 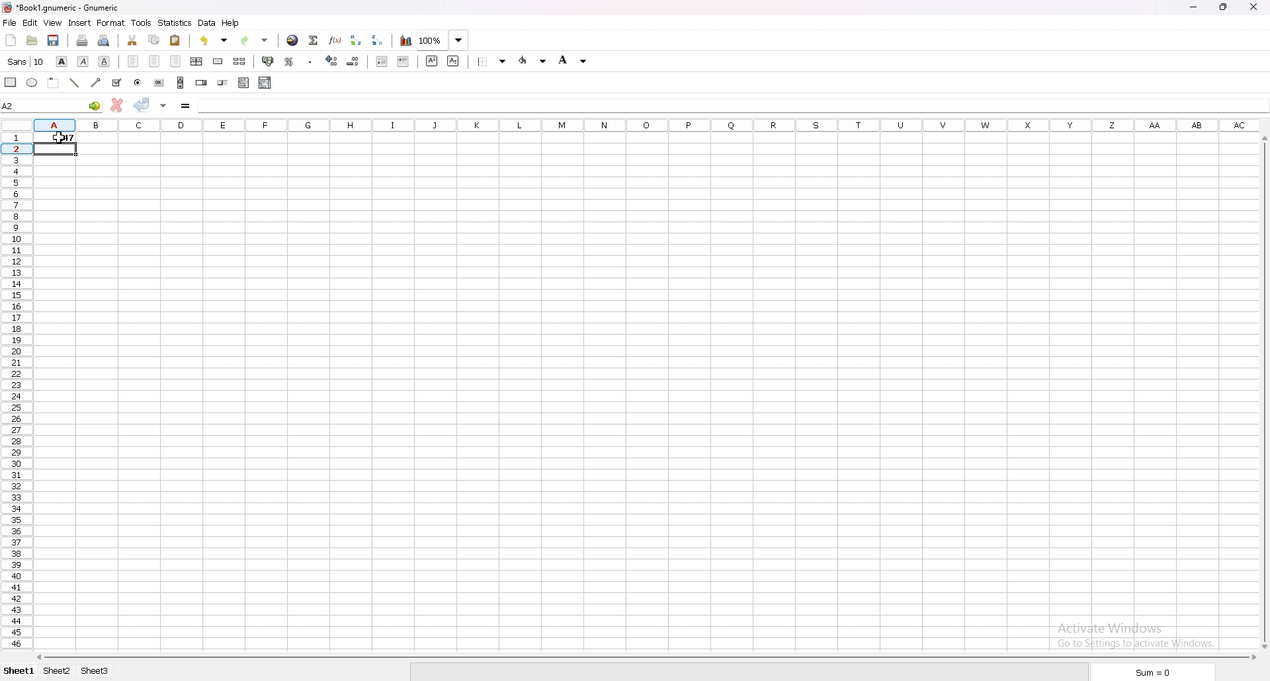 What do you see at coordinates (331, 61) in the screenshot?
I see `increase decimal` at bounding box center [331, 61].